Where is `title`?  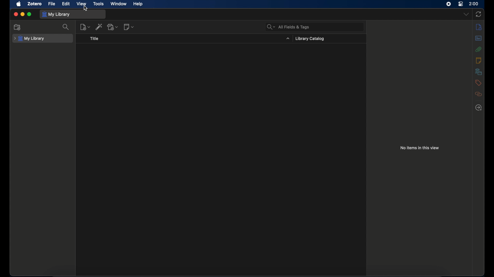
title is located at coordinates (94, 39).